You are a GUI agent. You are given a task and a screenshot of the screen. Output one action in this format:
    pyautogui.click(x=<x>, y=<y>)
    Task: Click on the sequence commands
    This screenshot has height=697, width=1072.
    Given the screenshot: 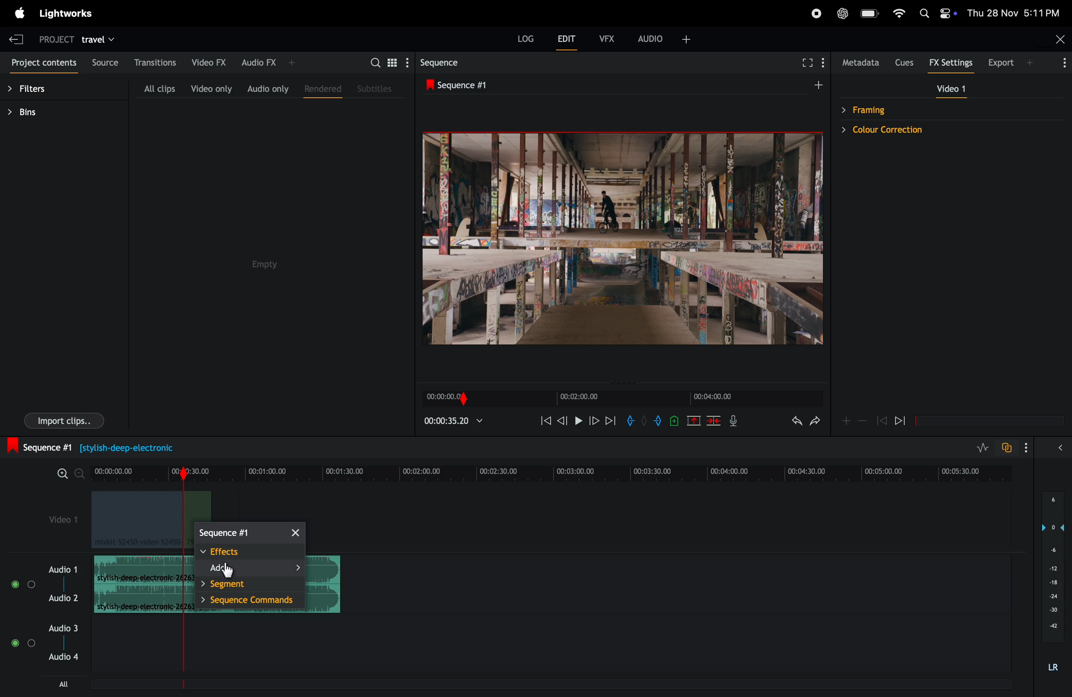 What is the action you would take?
    pyautogui.click(x=251, y=601)
    